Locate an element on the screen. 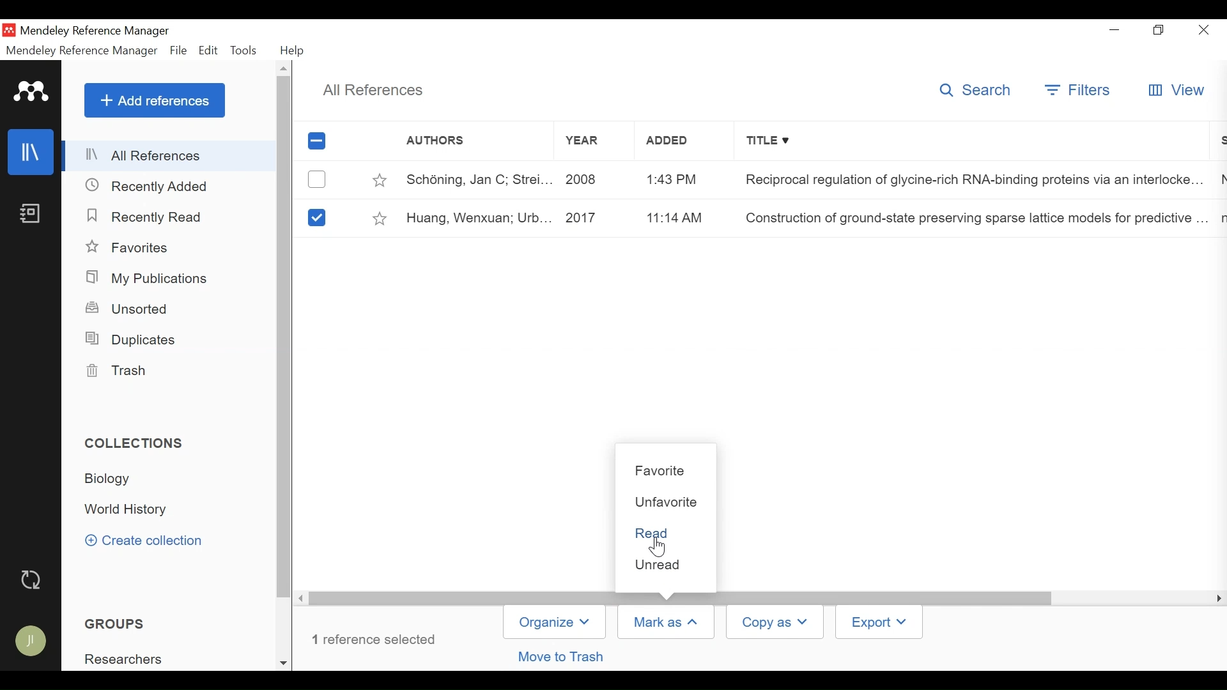 The image size is (1227, 690). Library is located at coordinates (29, 152).